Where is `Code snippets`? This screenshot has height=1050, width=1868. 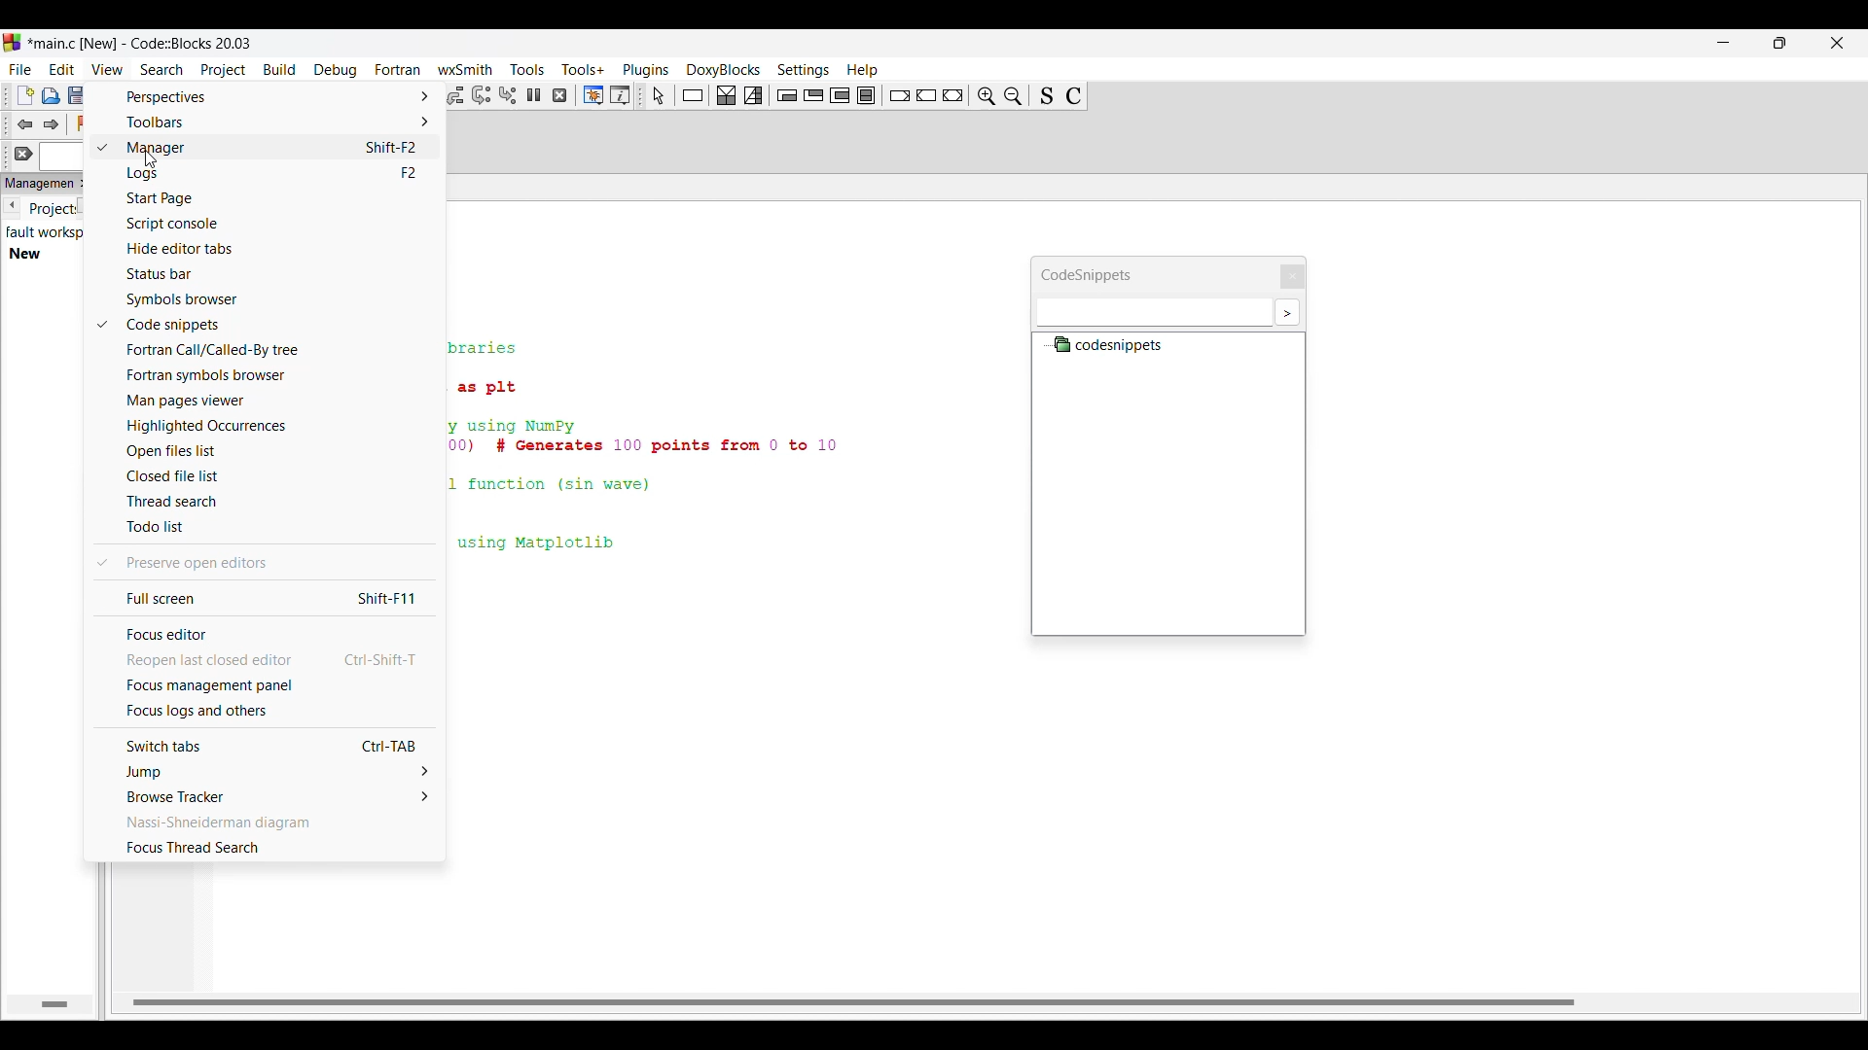 Code snippets is located at coordinates (276, 325).